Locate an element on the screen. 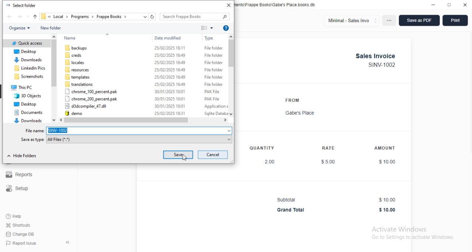 The height and width of the screenshot is (252, 472). Gabe's Place - C:\Users\user\Documents\Frappe Books\Gabe's Place.books db is located at coordinates (275, 5).